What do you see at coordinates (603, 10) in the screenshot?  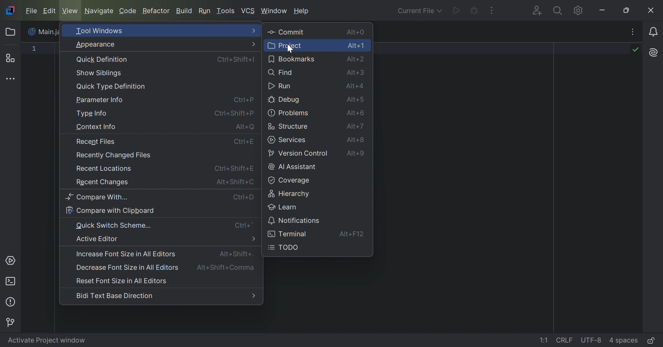 I see `Minimize` at bounding box center [603, 10].